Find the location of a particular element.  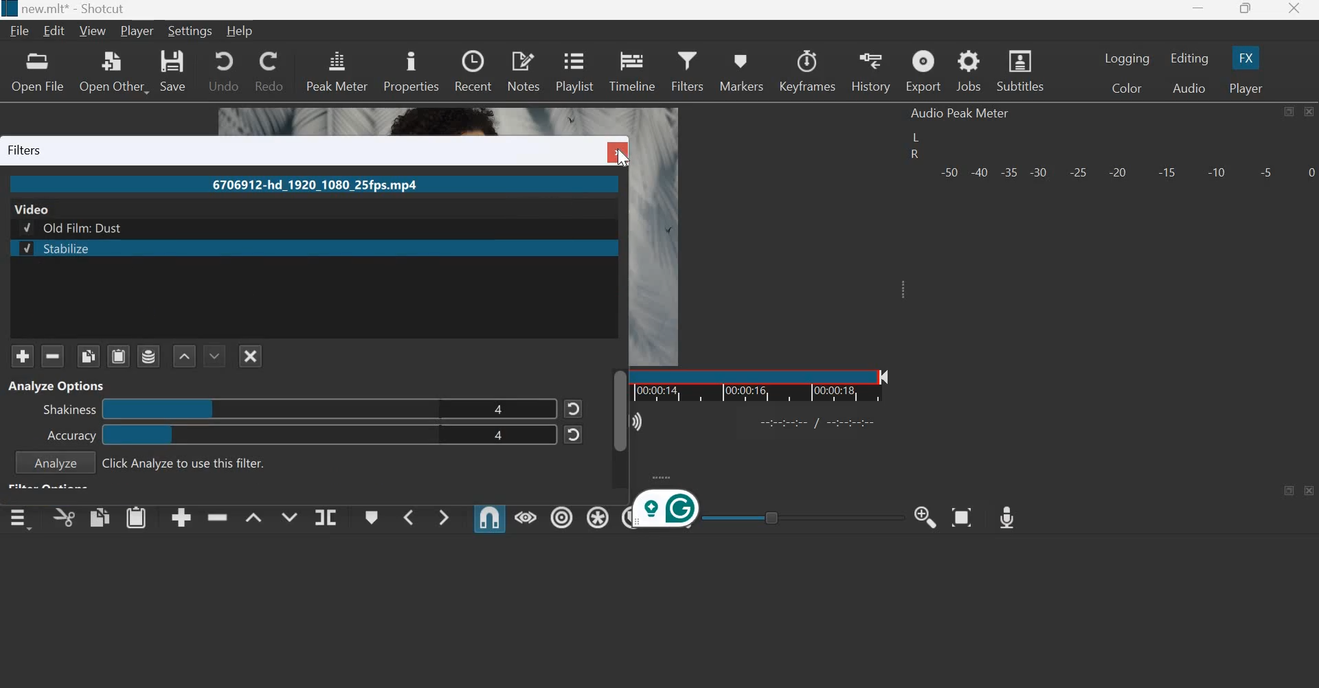

level is located at coordinates (271, 411).